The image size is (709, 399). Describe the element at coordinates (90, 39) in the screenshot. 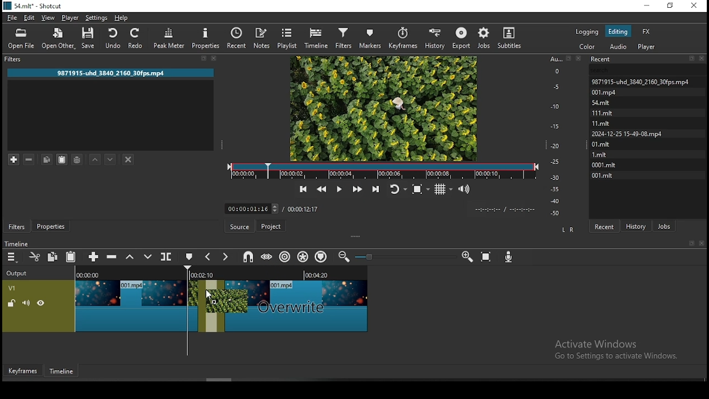

I see `save` at that location.